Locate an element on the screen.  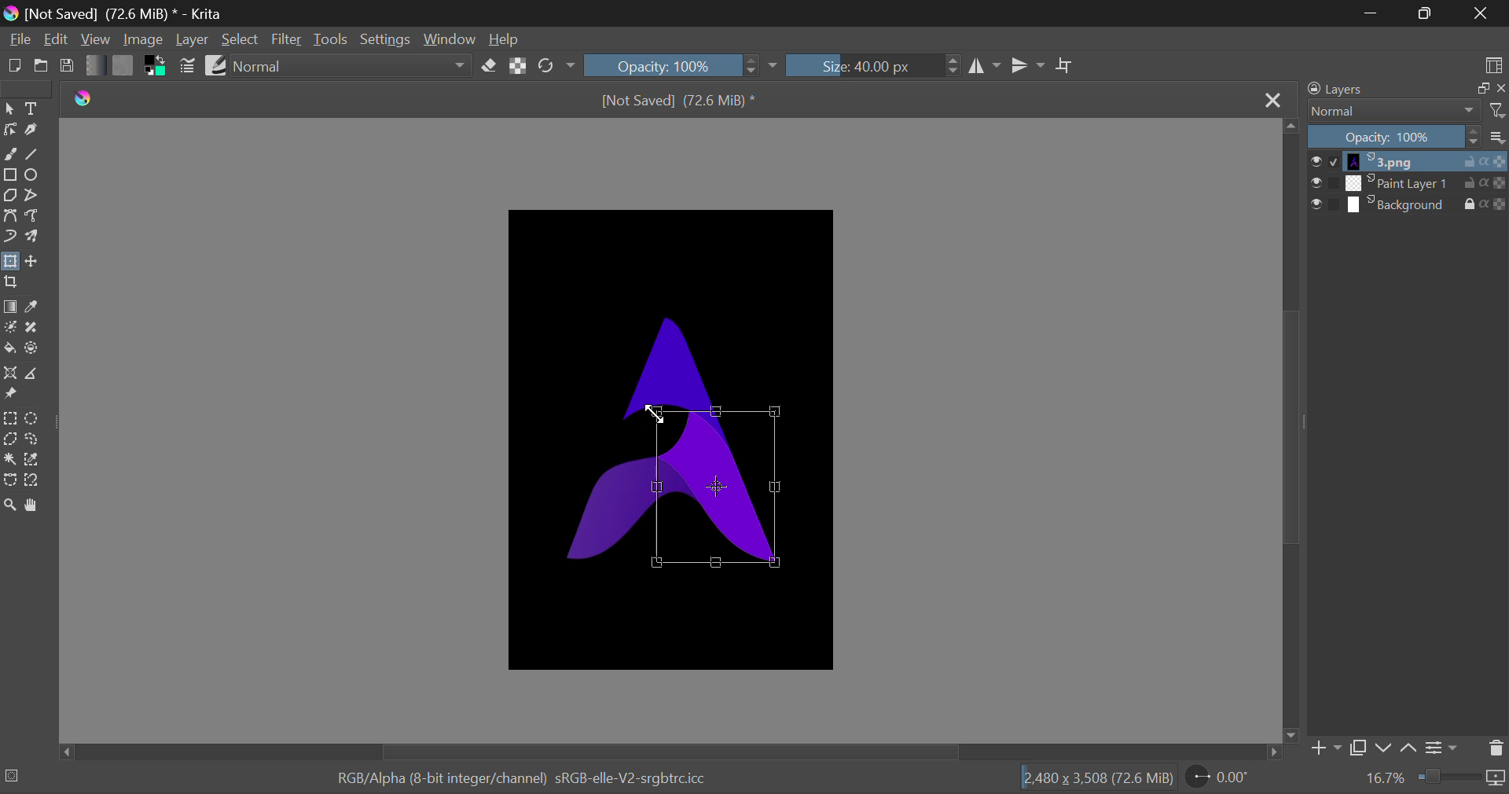
filter is located at coordinates (1496, 113).